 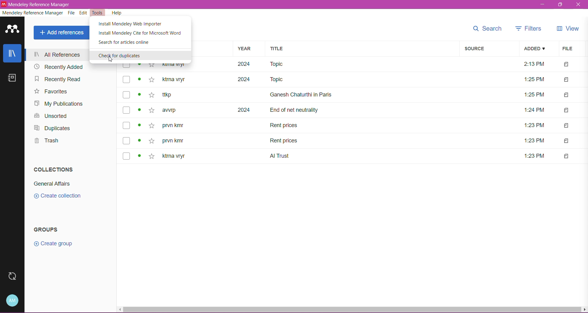 I want to click on title, so click(x=280, y=156).